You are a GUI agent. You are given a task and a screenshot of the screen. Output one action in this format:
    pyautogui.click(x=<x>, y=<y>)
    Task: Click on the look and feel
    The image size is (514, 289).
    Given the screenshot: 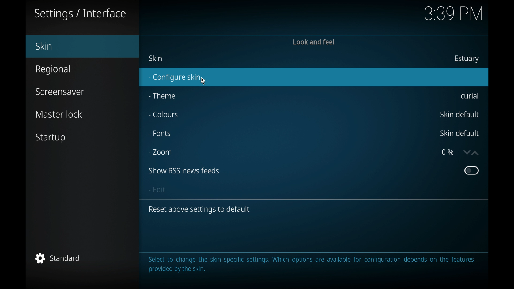 What is the action you would take?
    pyautogui.click(x=315, y=42)
    